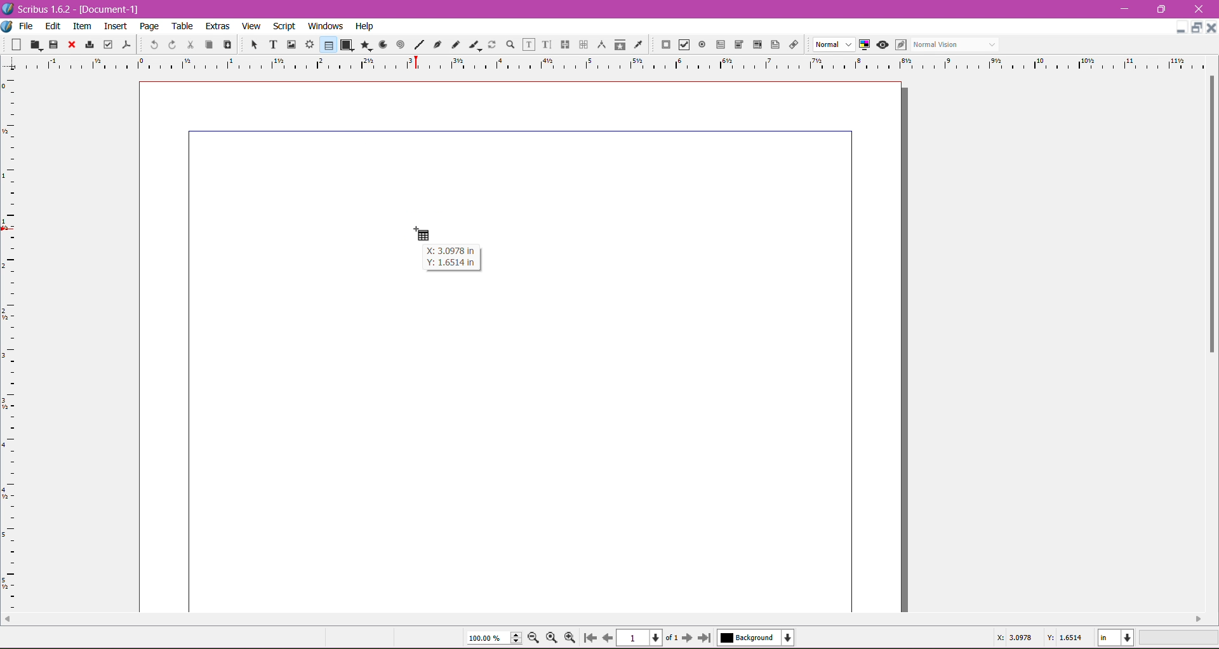 This screenshot has height=649, width=1219. I want to click on File, so click(26, 26).